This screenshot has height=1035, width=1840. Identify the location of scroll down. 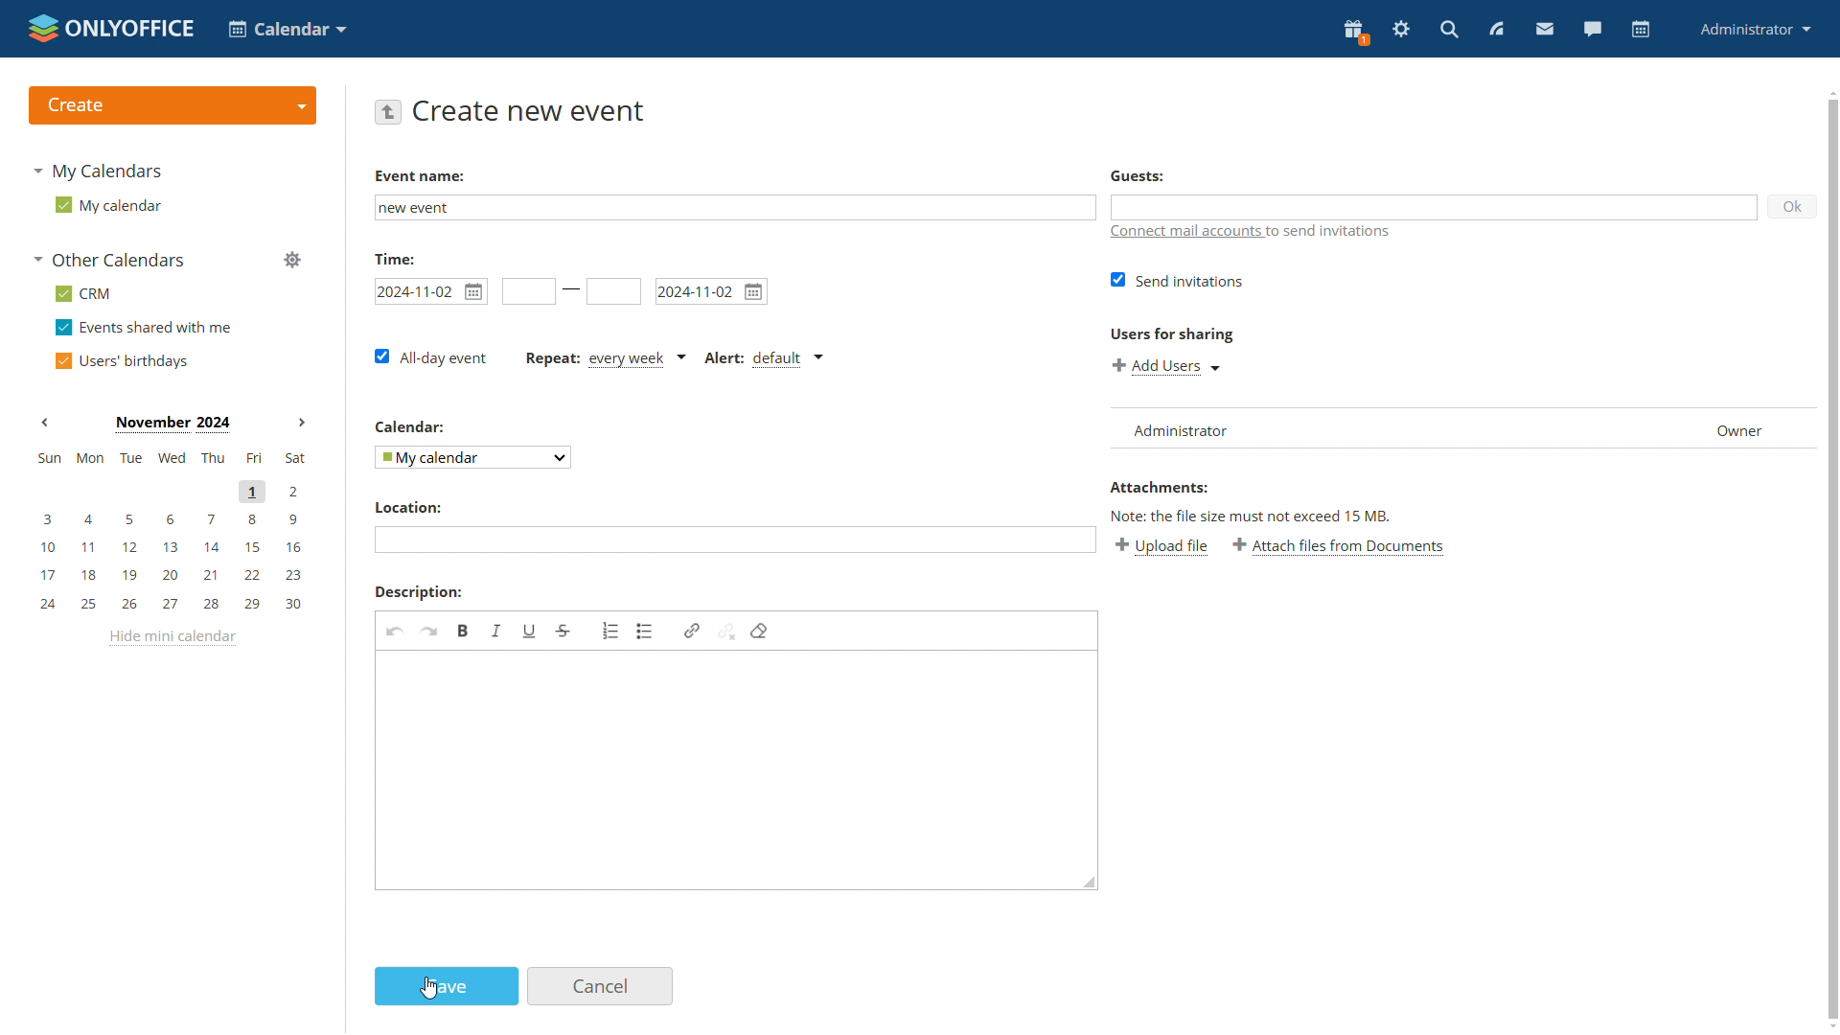
(1828, 1027).